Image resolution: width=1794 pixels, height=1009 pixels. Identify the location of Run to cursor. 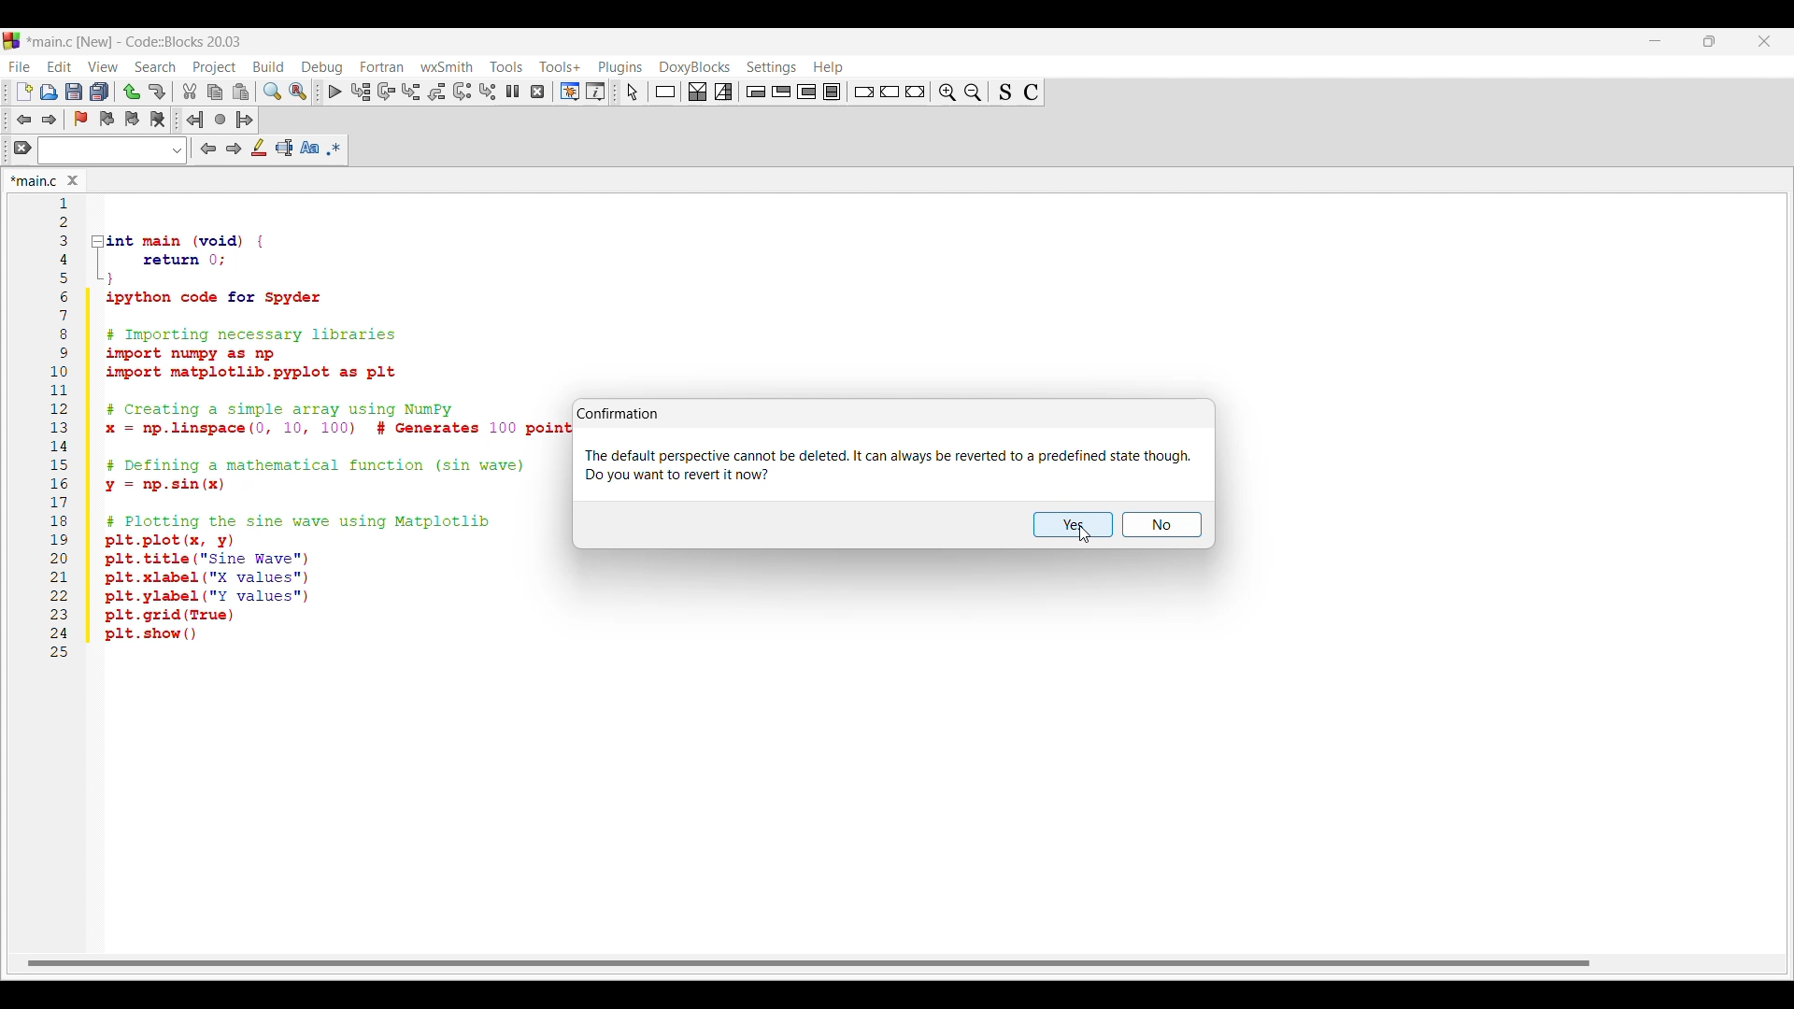
(360, 92).